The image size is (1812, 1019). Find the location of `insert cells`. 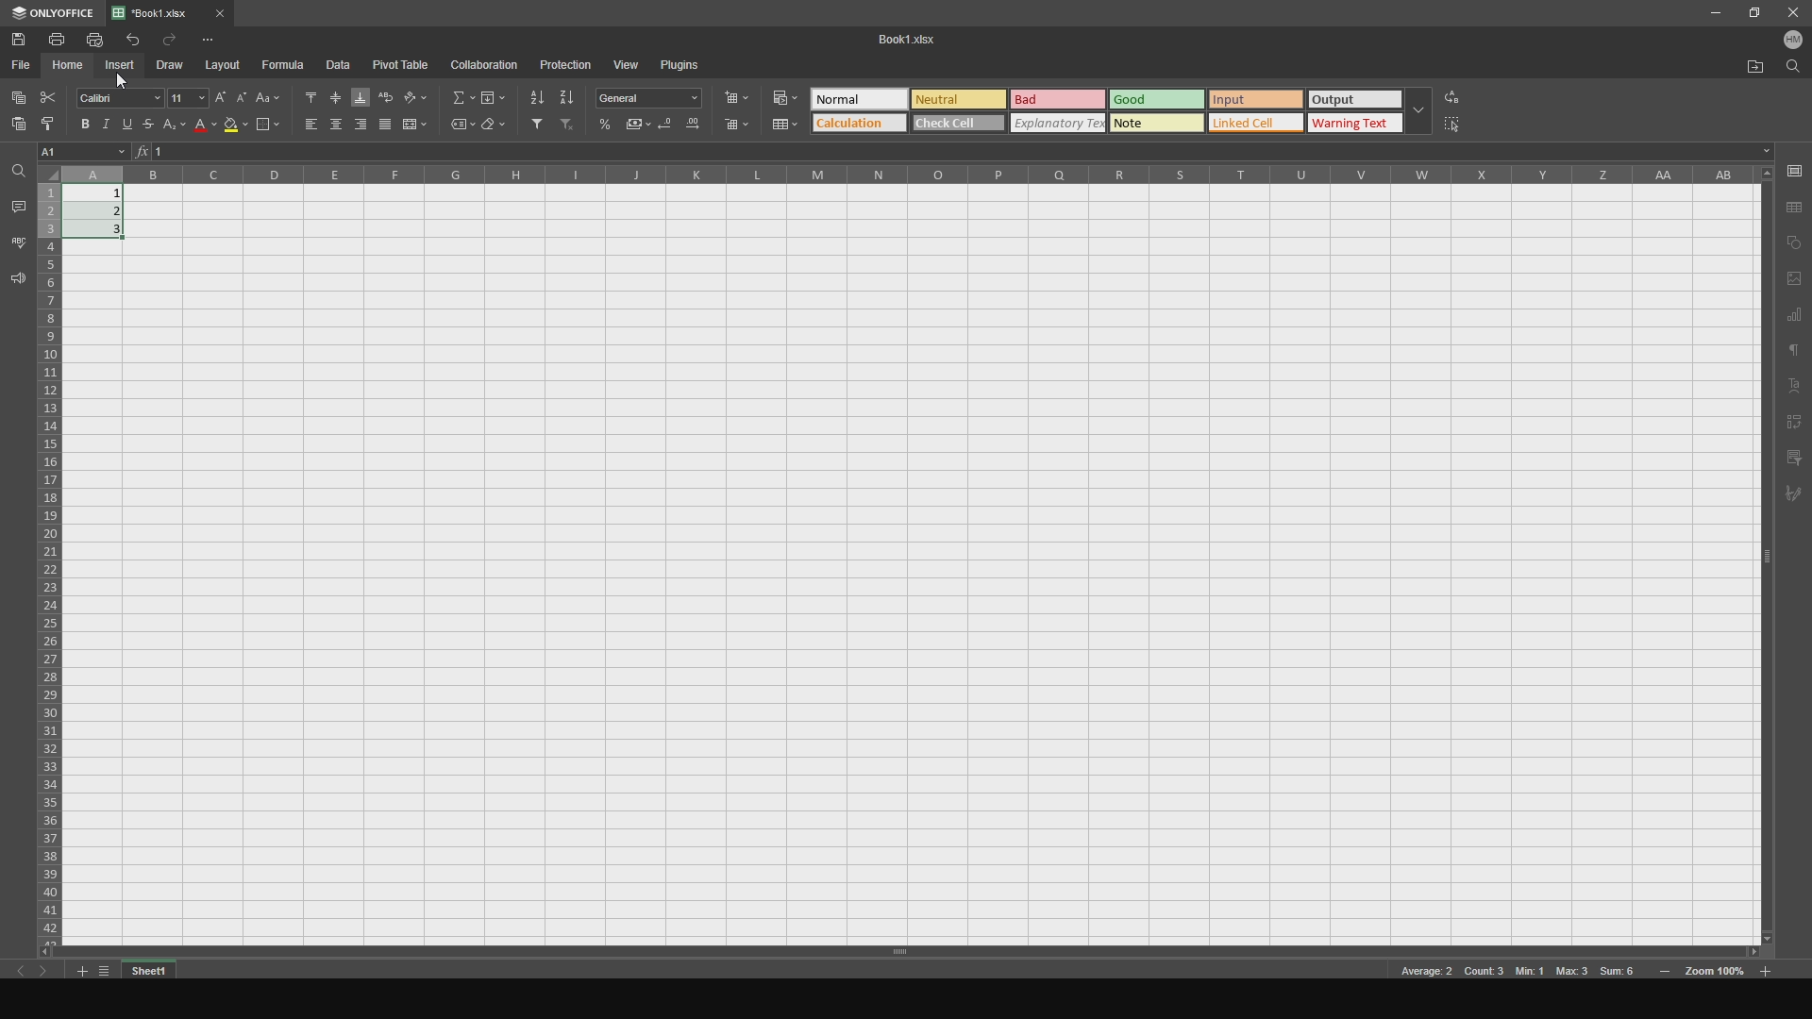

insert cells is located at coordinates (742, 98).